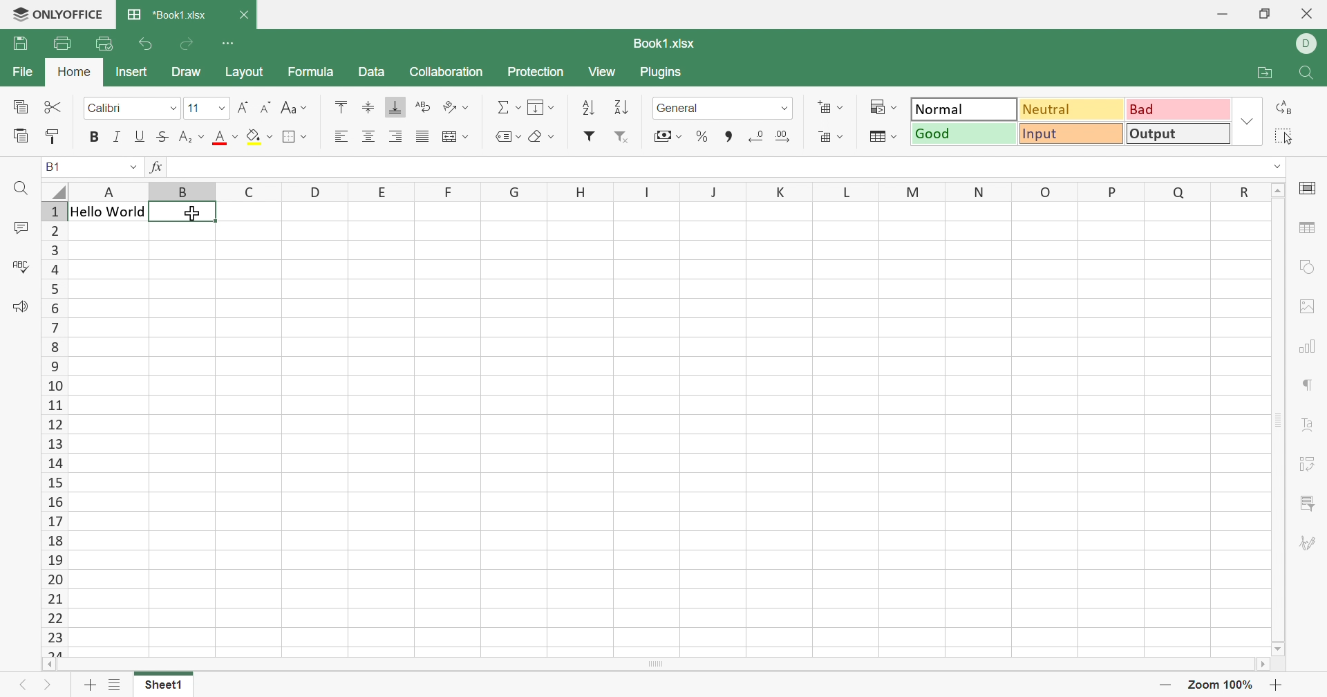  I want to click on Hello world, so click(204, 168).